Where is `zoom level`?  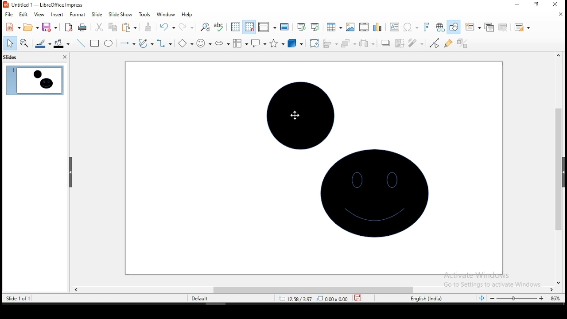
zoom level is located at coordinates (554, 298).